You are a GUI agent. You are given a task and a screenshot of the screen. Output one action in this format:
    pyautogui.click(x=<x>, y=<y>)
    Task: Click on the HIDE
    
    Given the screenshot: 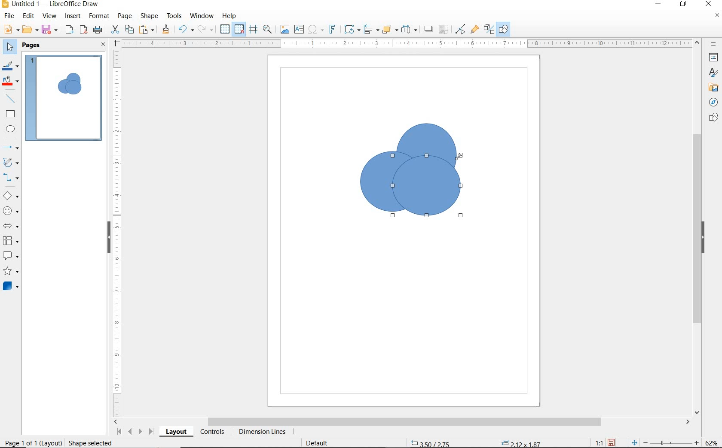 What is the action you would take?
    pyautogui.click(x=705, y=237)
    